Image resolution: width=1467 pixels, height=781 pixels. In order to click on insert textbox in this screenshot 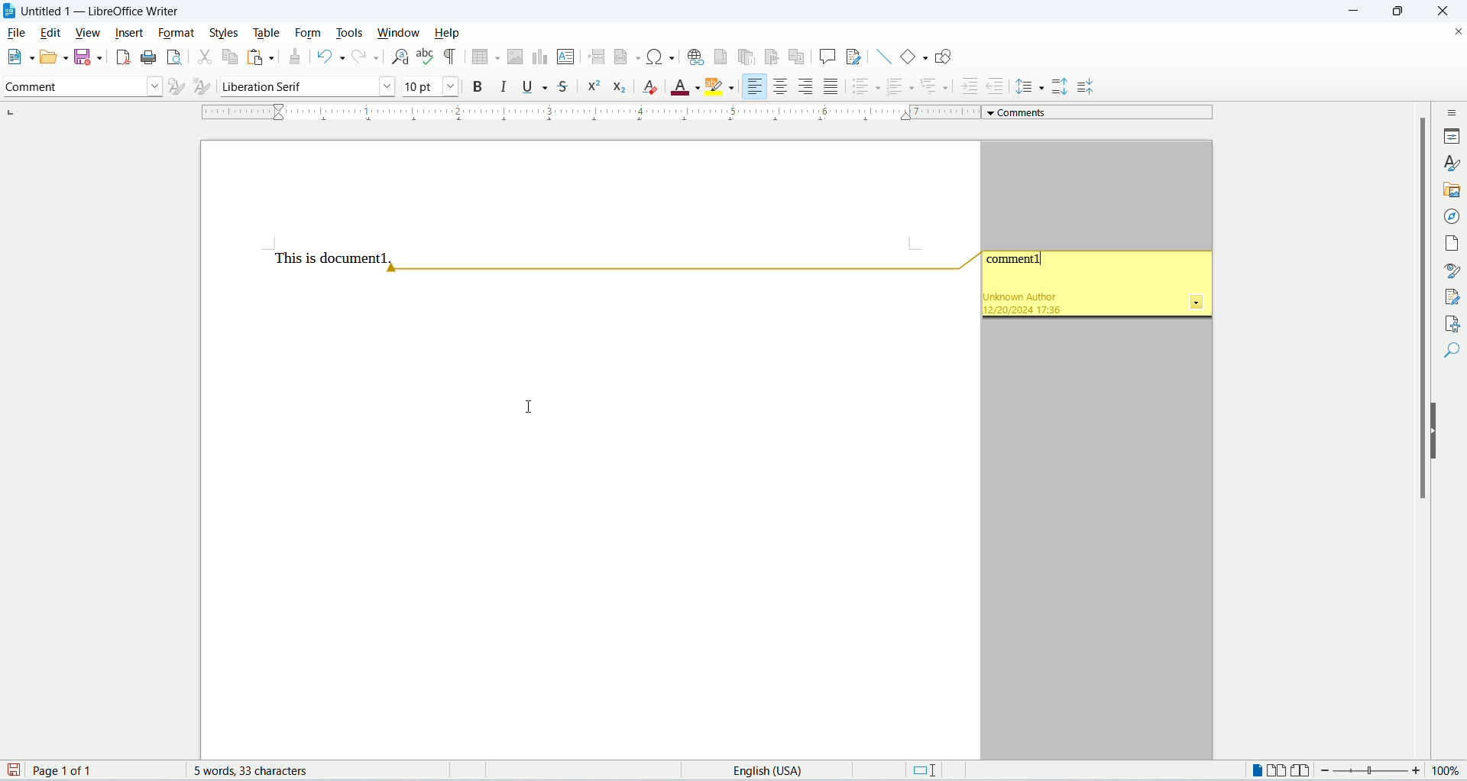, I will do `click(566, 57)`.